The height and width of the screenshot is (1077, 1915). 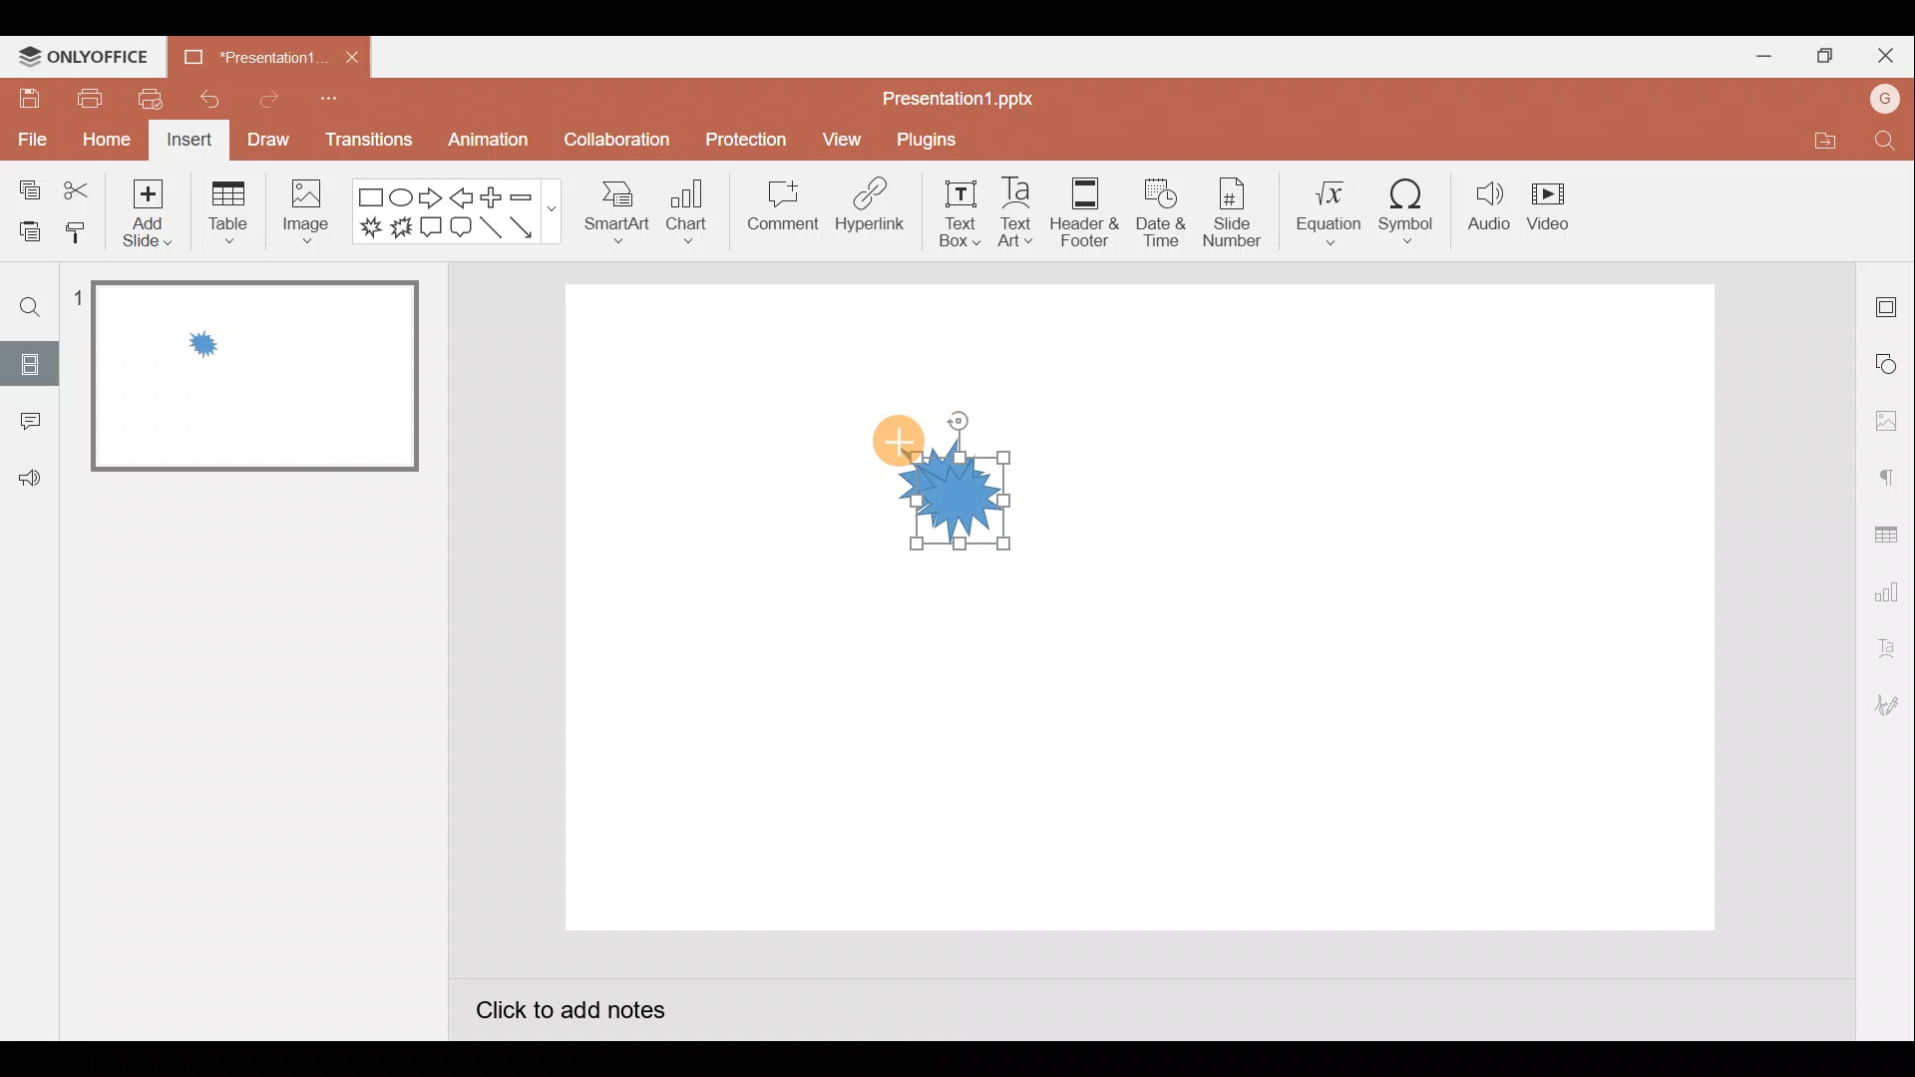 I want to click on Print file, so click(x=88, y=99).